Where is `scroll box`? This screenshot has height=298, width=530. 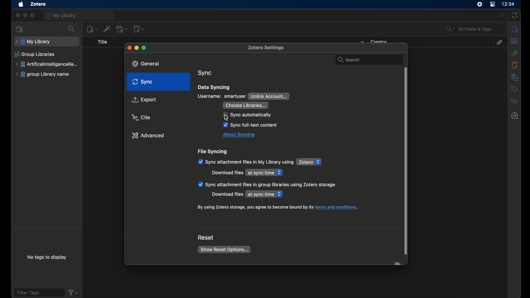
scroll box is located at coordinates (406, 161).